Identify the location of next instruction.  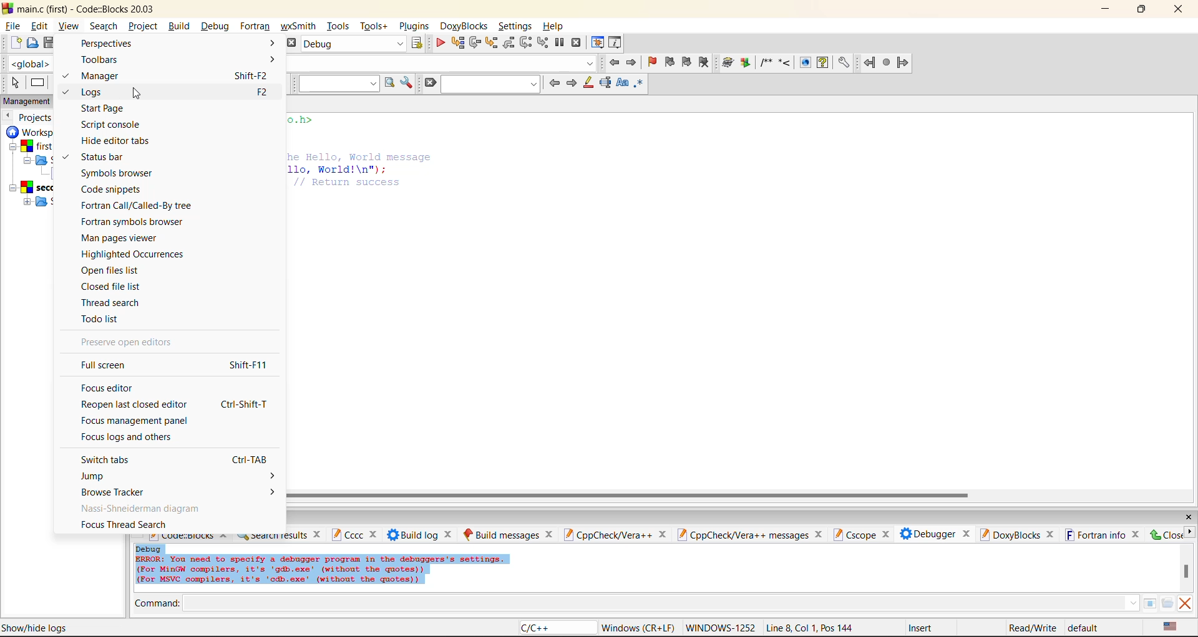
(526, 42).